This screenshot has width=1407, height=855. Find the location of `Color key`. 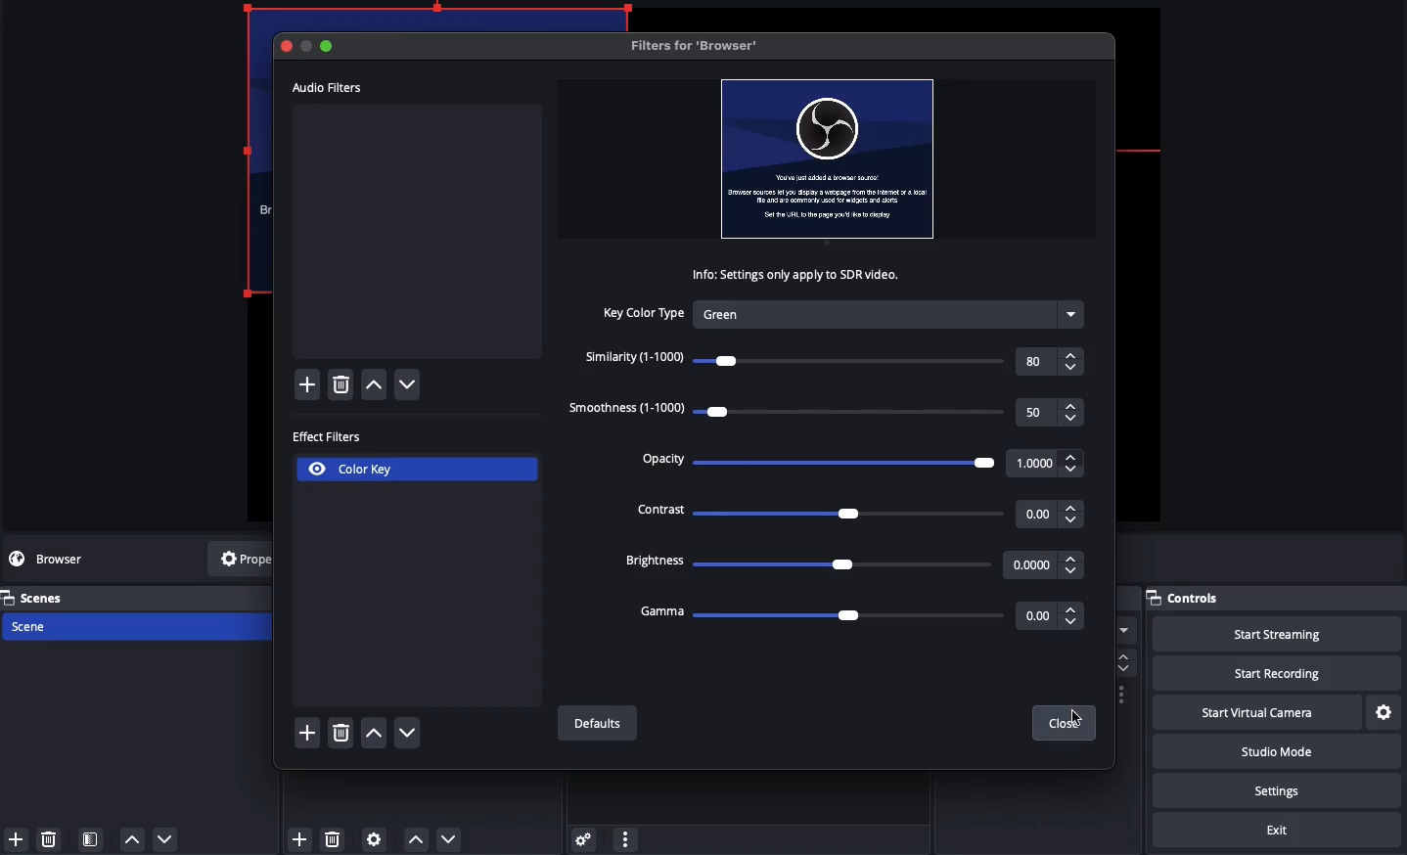

Color key is located at coordinates (416, 470).